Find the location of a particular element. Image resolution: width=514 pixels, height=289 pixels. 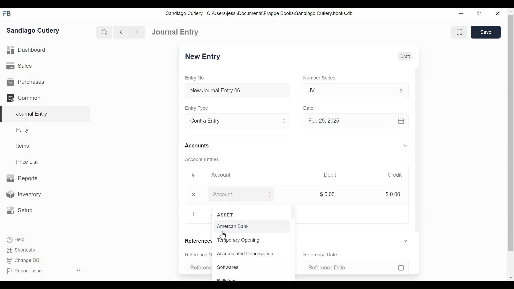

Contra Entry is located at coordinates (229, 121).